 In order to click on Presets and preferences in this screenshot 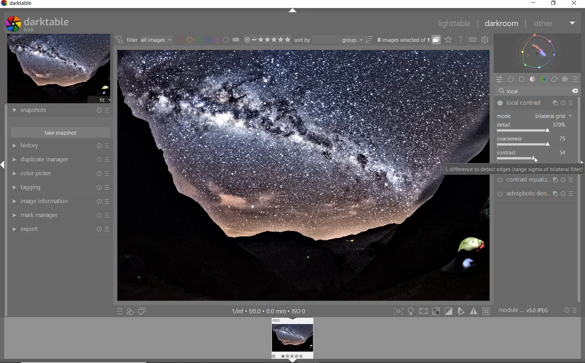, I will do `click(109, 174)`.